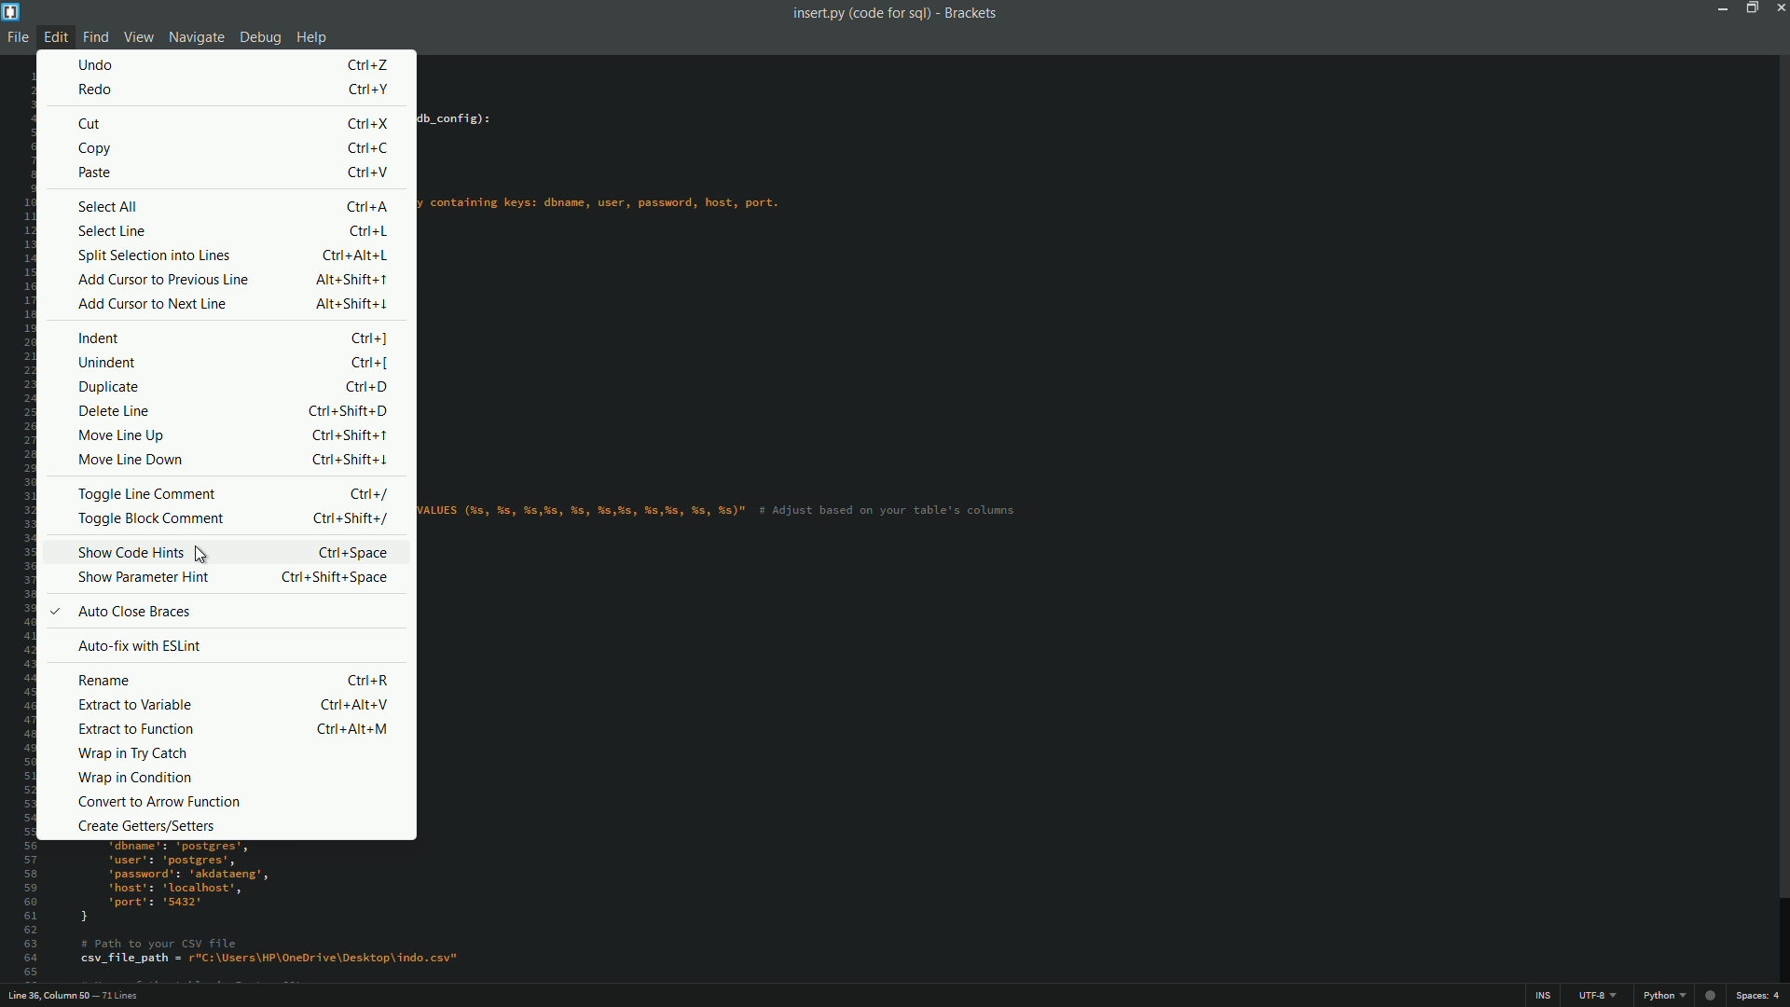  I want to click on help menu, so click(314, 36).